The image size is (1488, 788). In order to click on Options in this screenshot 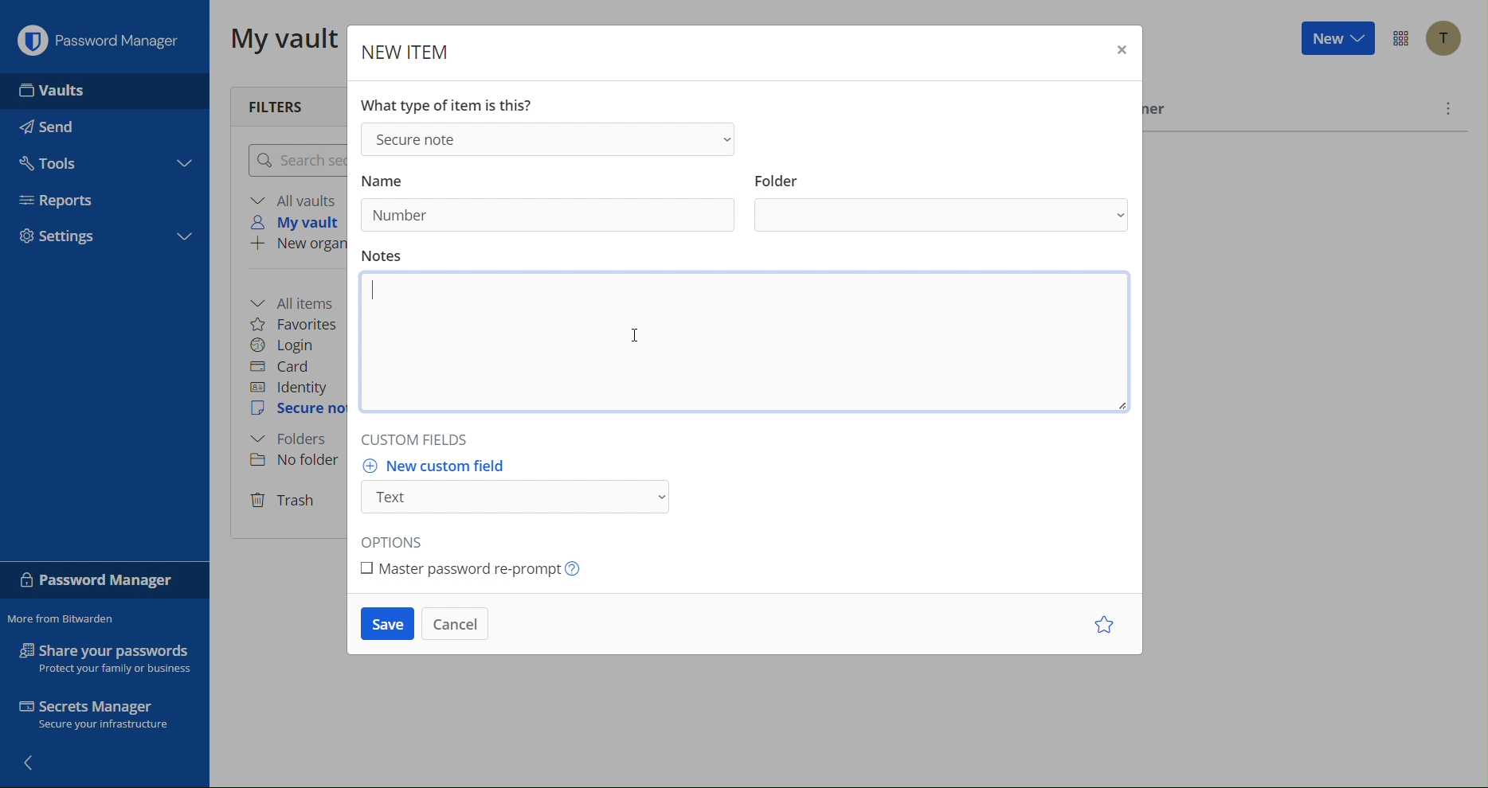, I will do `click(1399, 40)`.